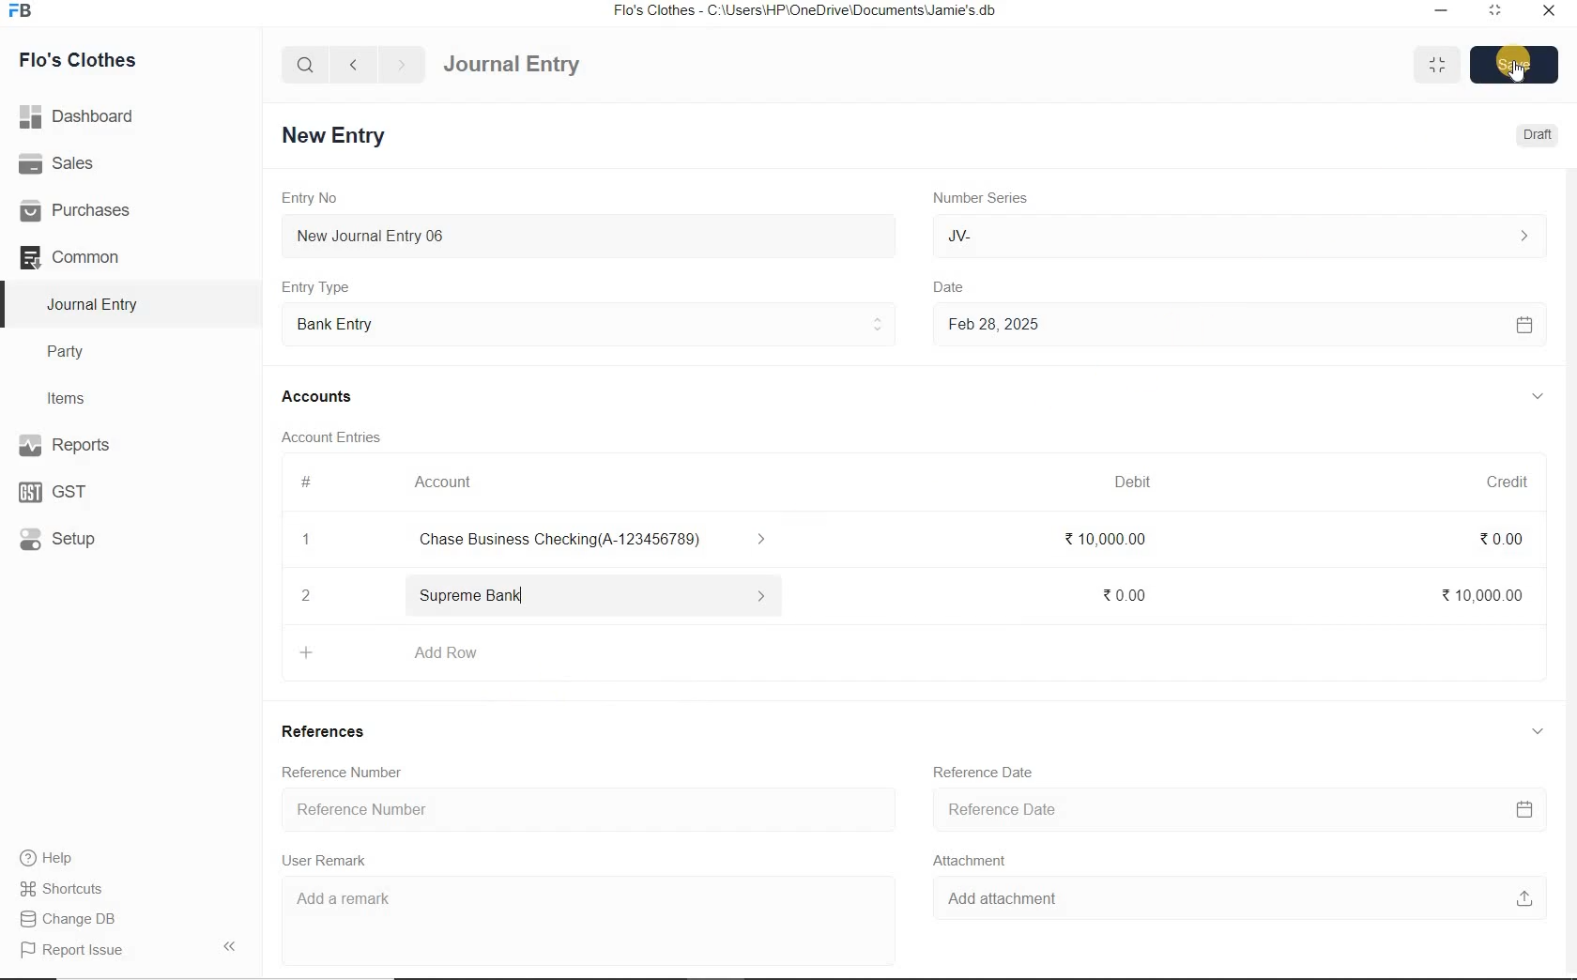 The height and width of the screenshot is (980, 1577). What do you see at coordinates (79, 352) in the screenshot?
I see `Party` at bounding box center [79, 352].